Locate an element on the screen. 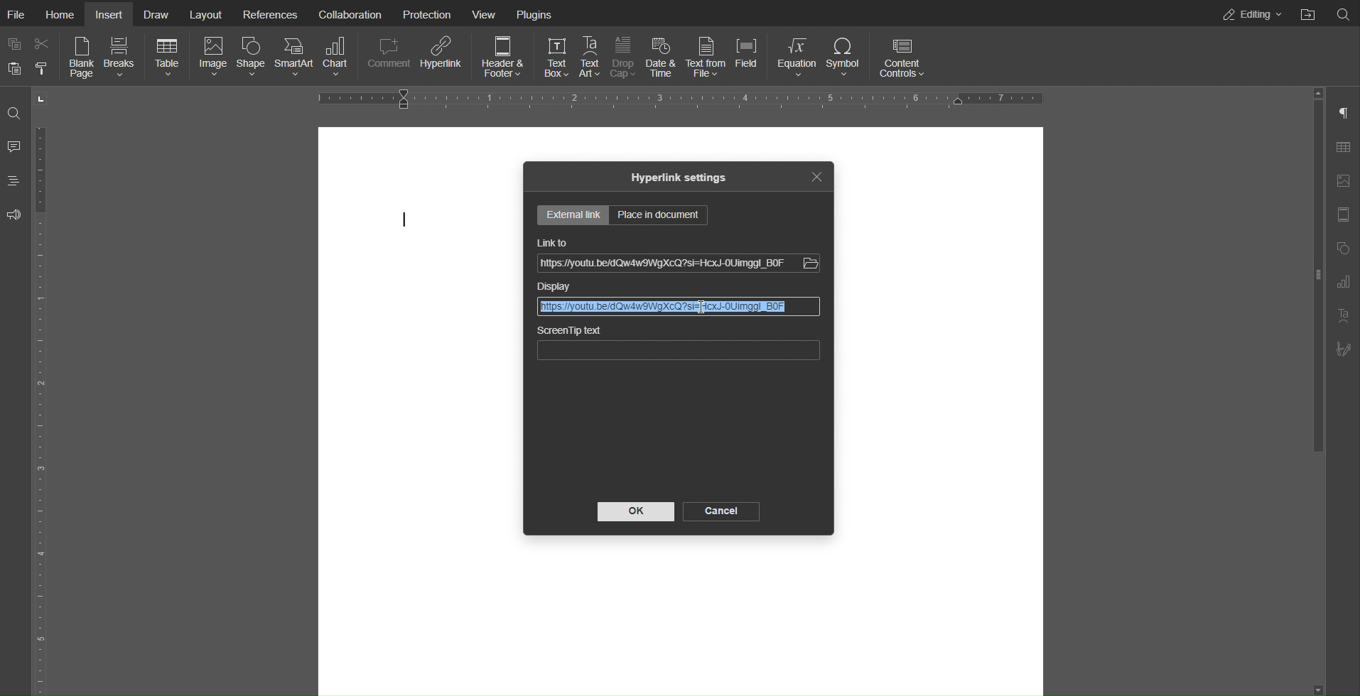 The image size is (1360, 696). ScreenTip text is located at coordinates (569, 331).